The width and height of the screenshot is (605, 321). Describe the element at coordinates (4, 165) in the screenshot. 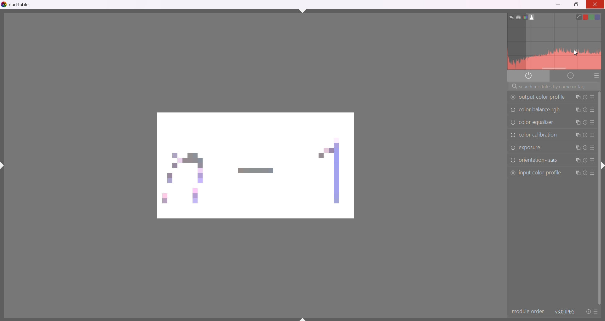

I see `shift+ctrl+l` at that location.